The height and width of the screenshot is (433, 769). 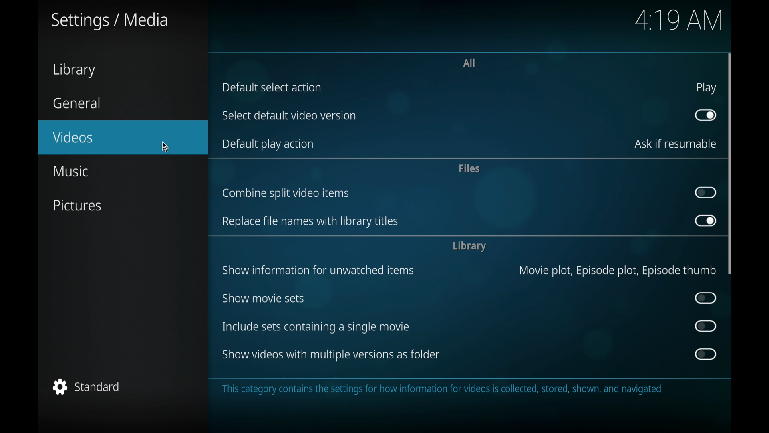 I want to click on select default video version, so click(x=289, y=115).